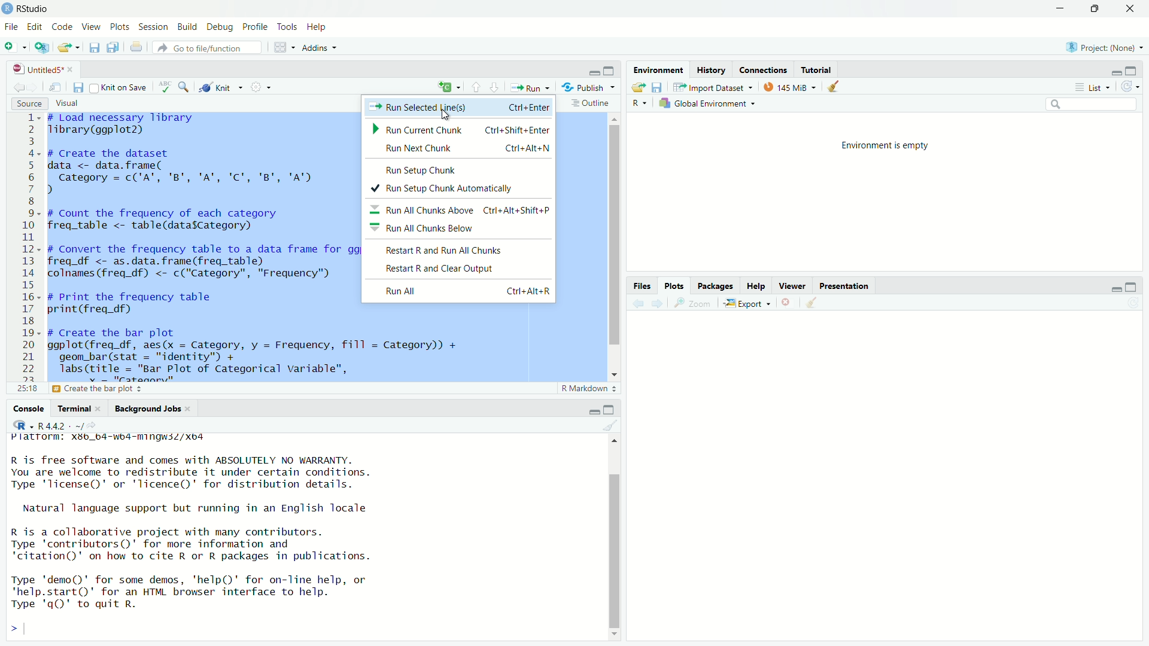 The width and height of the screenshot is (1149, 646). What do you see at coordinates (92, 26) in the screenshot?
I see `view` at bounding box center [92, 26].